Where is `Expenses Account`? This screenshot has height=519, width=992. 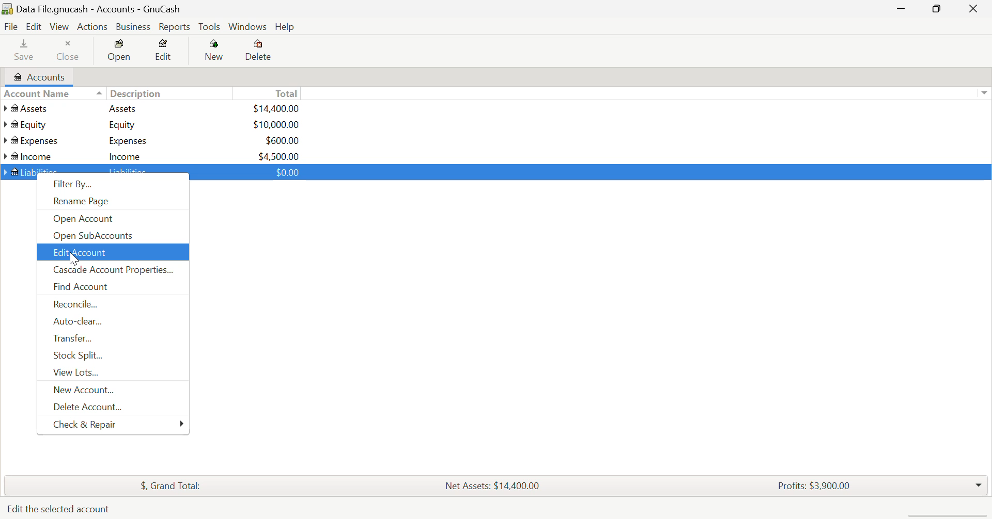
Expenses Account is located at coordinates (30, 140).